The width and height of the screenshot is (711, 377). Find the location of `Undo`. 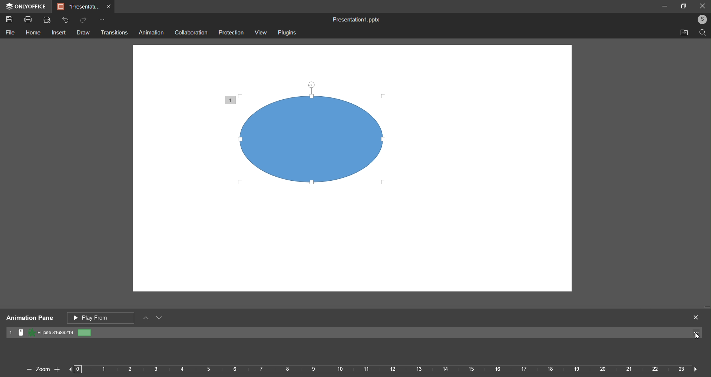

Undo is located at coordinates (66, 20).